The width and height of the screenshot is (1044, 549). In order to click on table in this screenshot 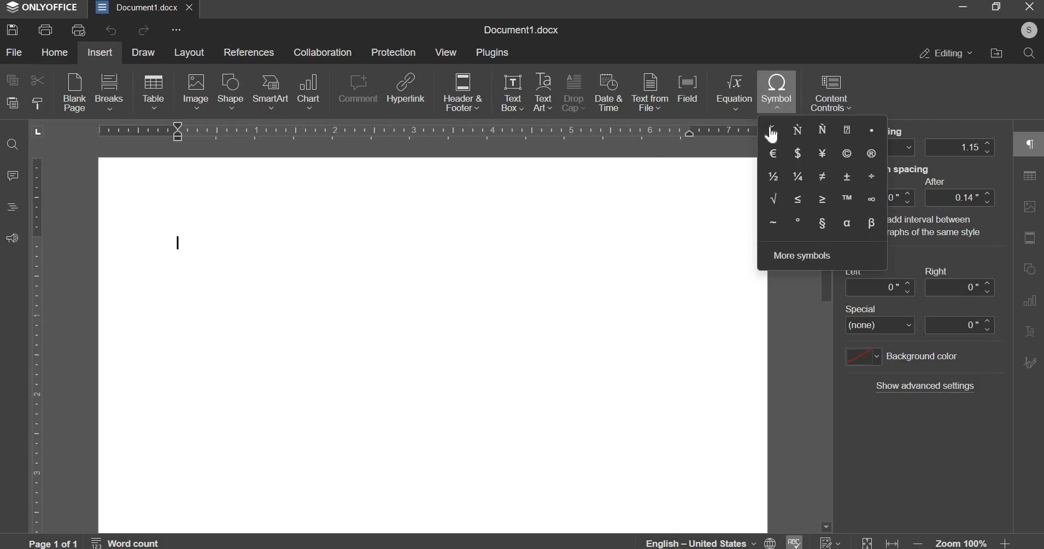, I will do `click(153, 91)`.